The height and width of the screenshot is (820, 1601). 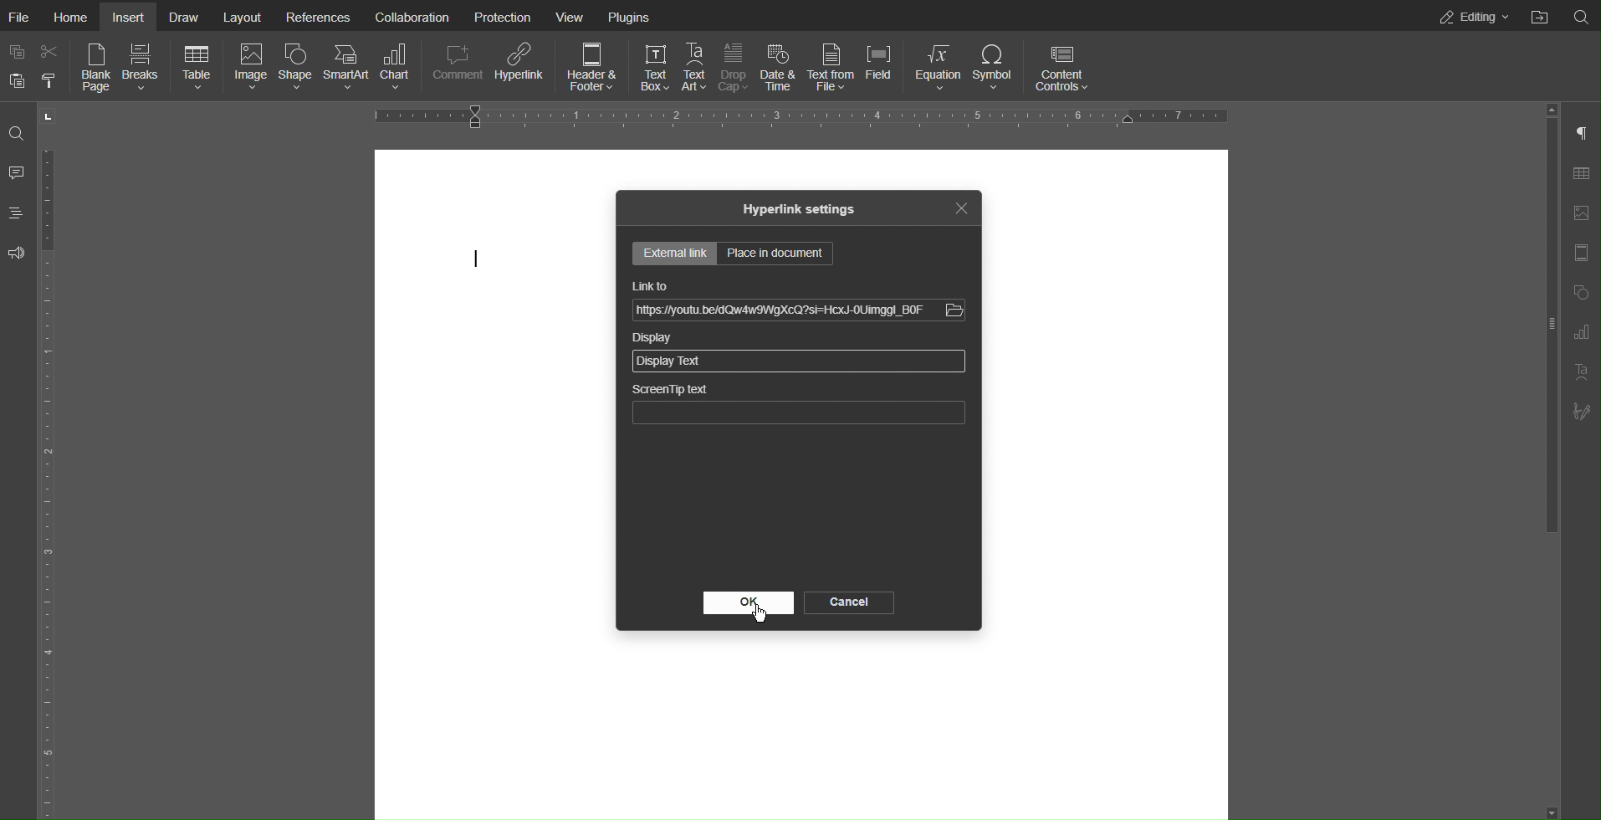 I want to click on cursor, so click(x=479, y=258).